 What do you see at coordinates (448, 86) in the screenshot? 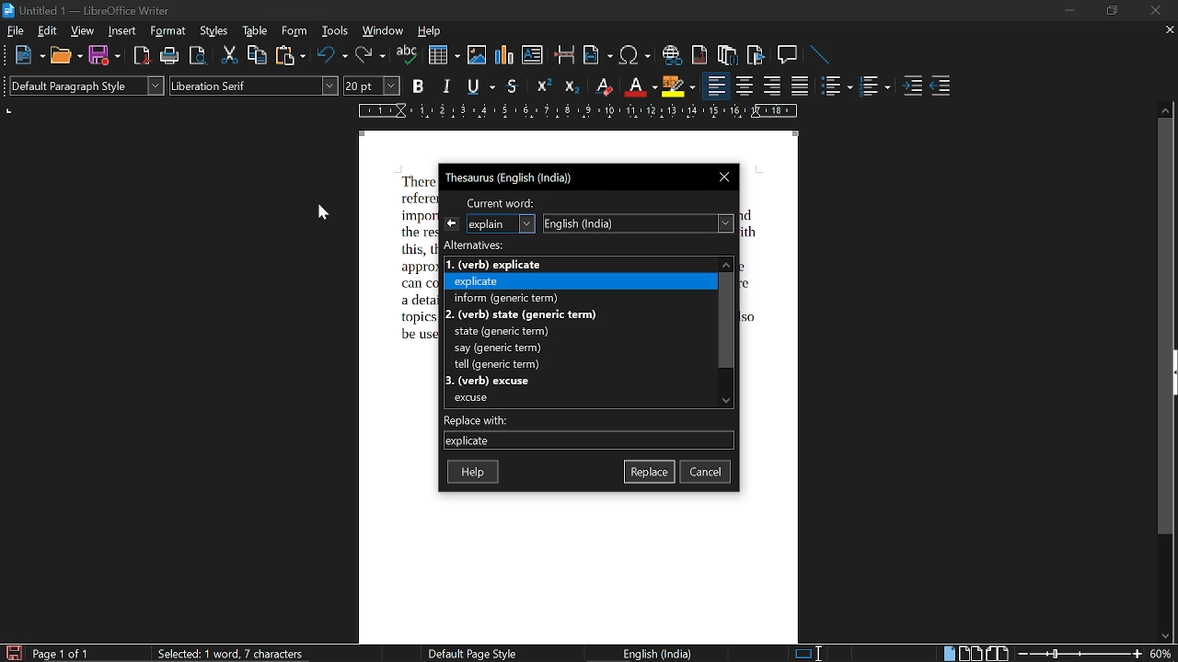
I see `italic` at bounding box center [448, 86].